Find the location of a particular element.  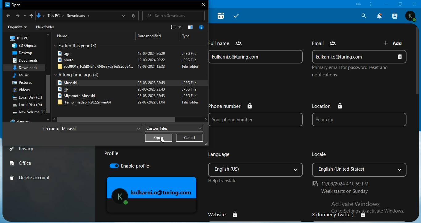

close is located at coordinates (415, 4).